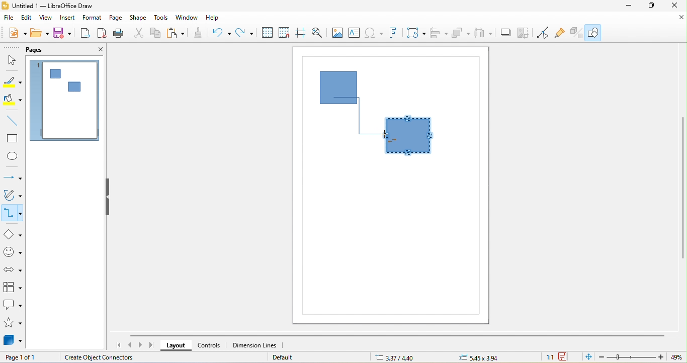 The image size is (687, 363). Describe the element at coordinates (65, 102) in the screenshot. I see `page 1` at that location.